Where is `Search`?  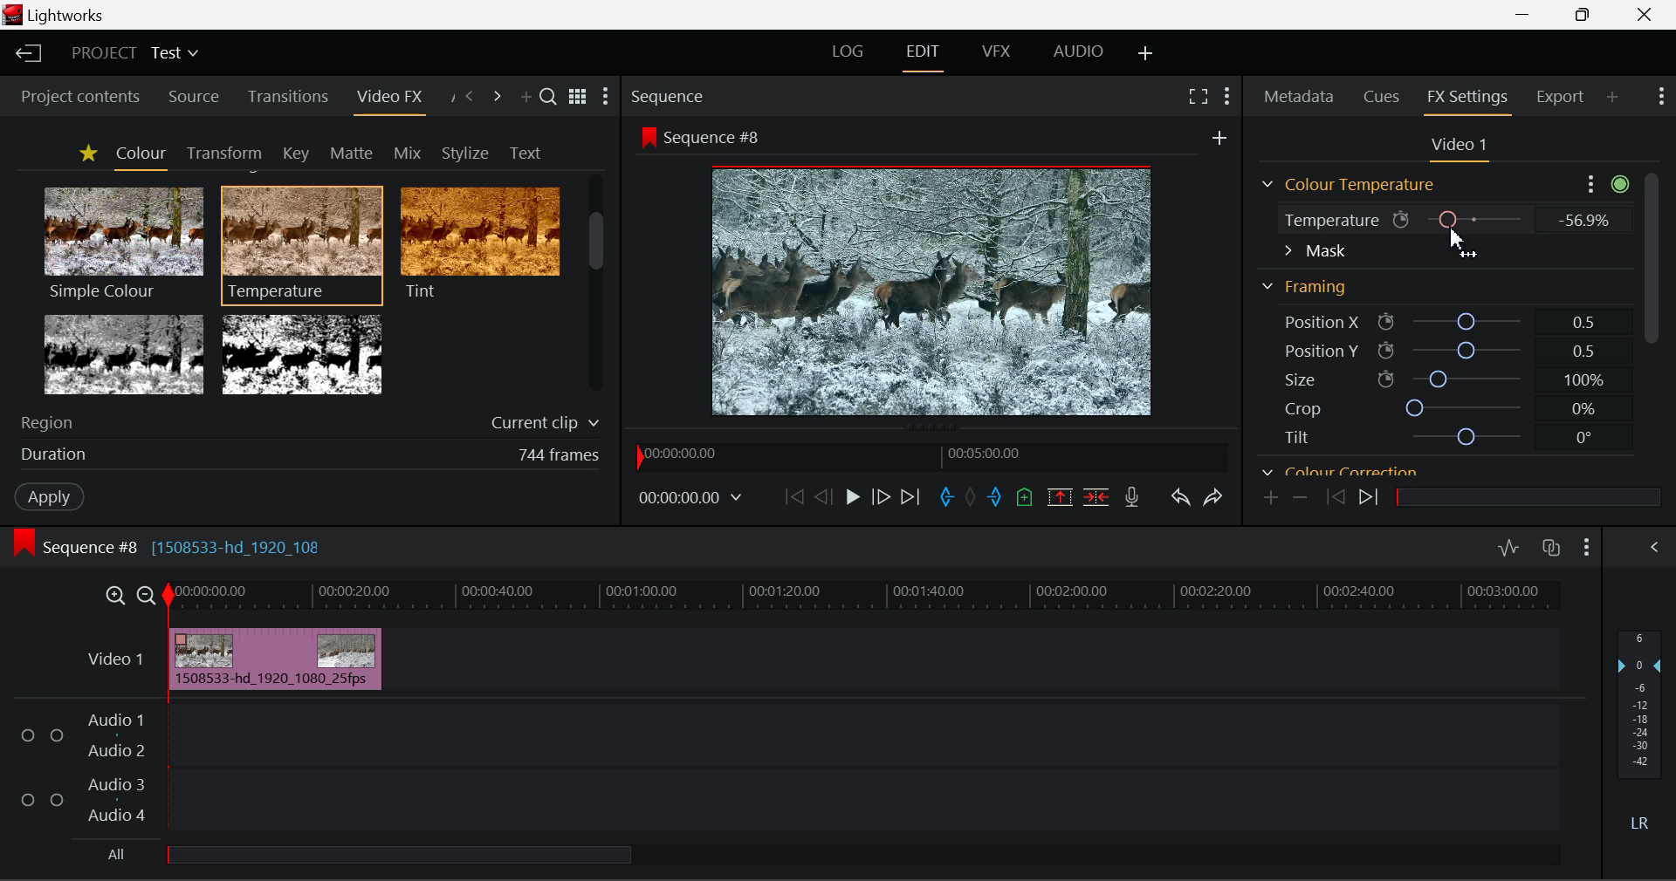
Search is located at coordinates (550, 99).